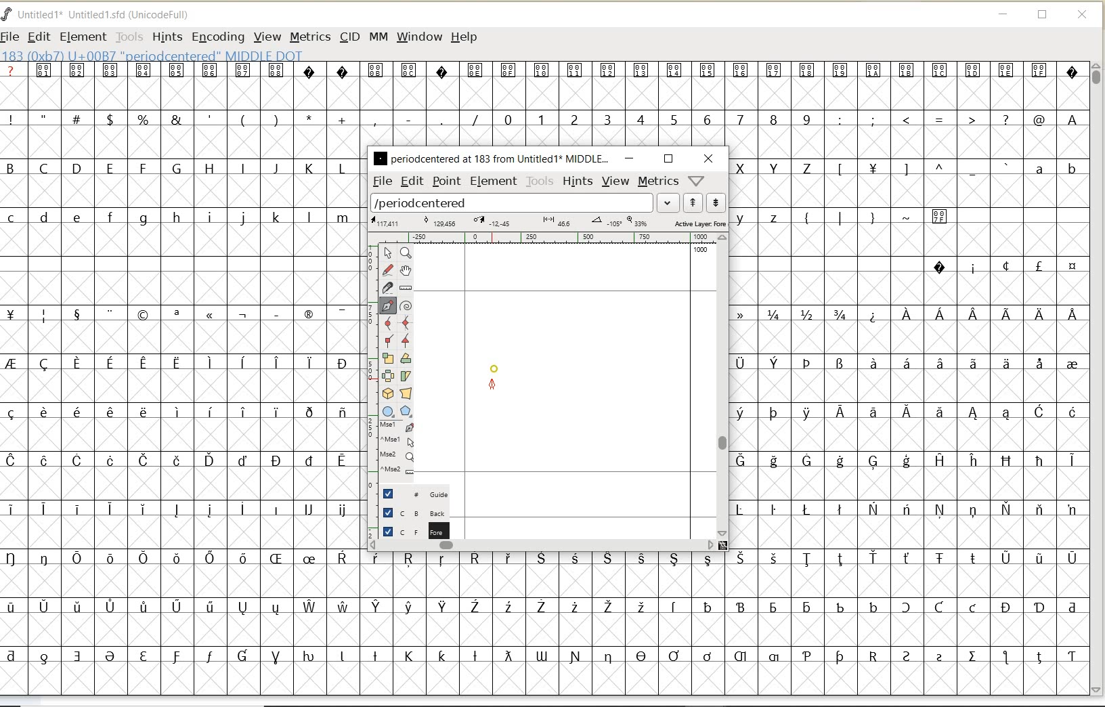 This screenshot has width=1105, height=707. I want to click on special characters, so click(911, 423).